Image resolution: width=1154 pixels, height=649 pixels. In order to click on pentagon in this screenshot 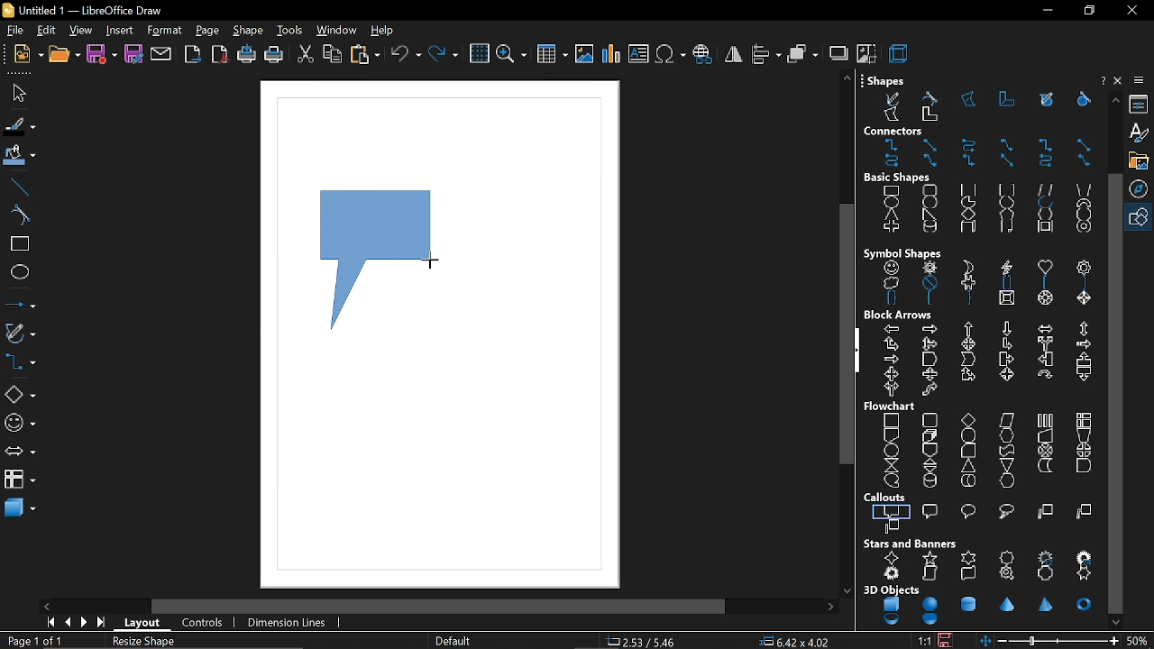, I will do `click(930, 359)`.